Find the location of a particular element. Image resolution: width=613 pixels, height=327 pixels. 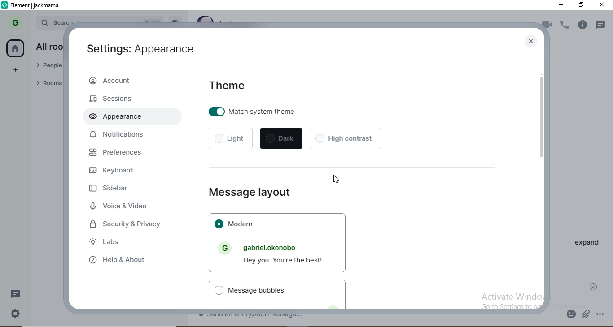

chat box is located at coordinates (380, 318).